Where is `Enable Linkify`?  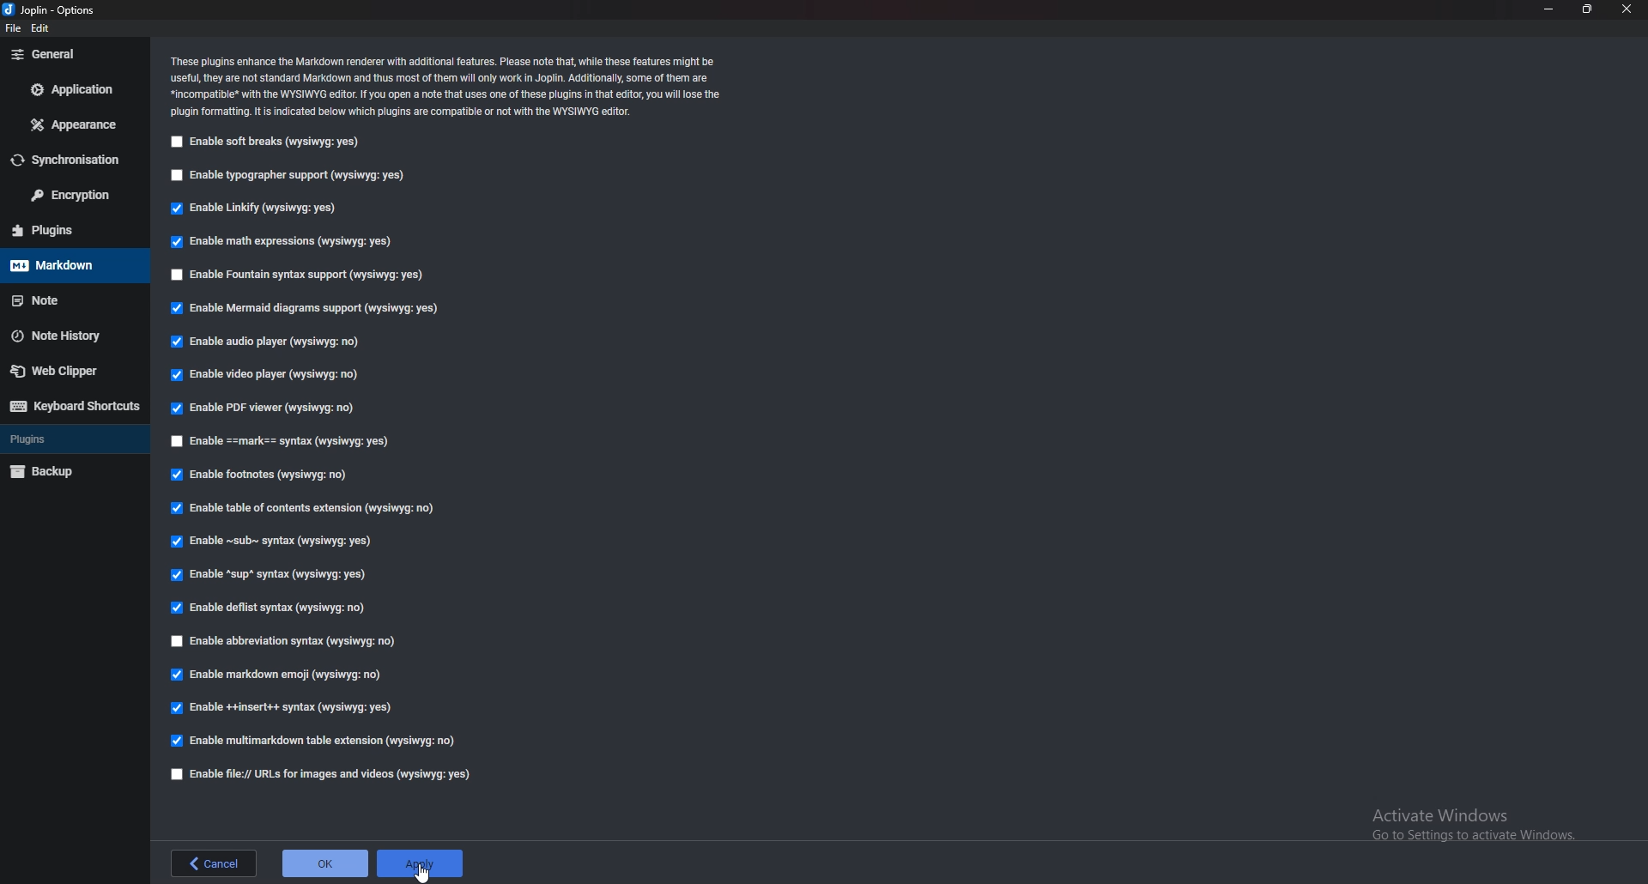 Enable Linkify is located at coordinates (257, 209).